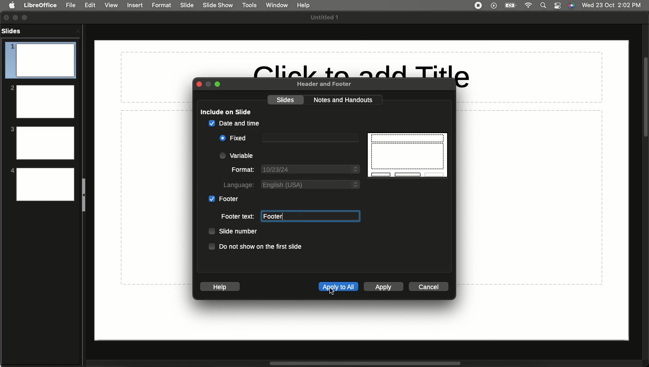 Image resolution: width=649 pixels, height=367 pixels. What do you see at coordinates (233, 123) in the screenshot?
I see `Date and time` at bounding box center [233, 123].